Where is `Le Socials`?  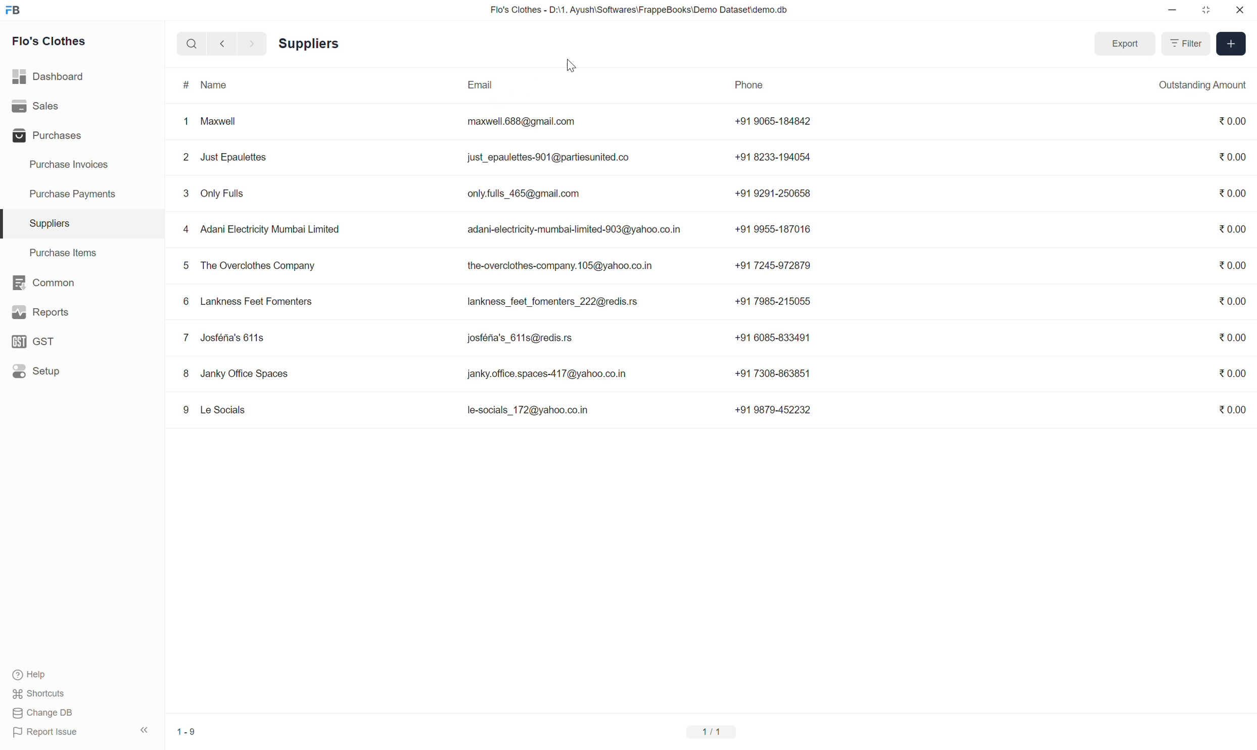
Le Socials is located at coordinates (224, 409).